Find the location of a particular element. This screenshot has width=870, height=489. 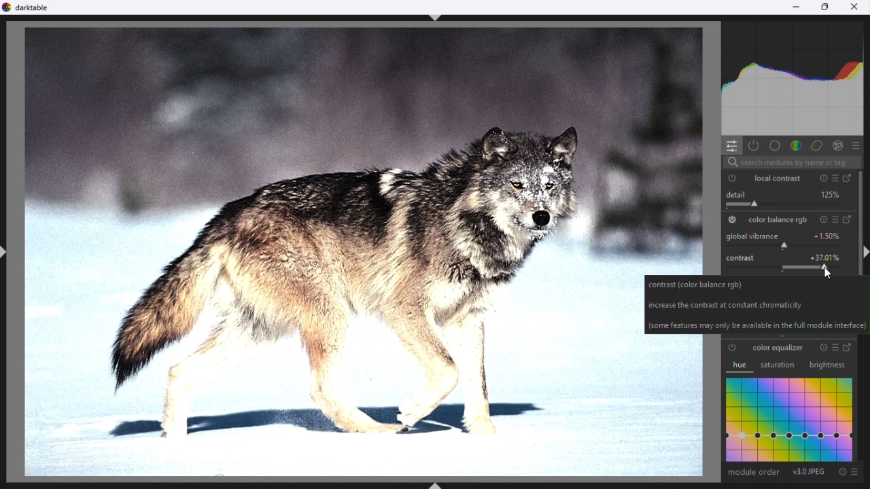

contrast slider (after value increased to 37.01%) is located at coordinates (777, 262).